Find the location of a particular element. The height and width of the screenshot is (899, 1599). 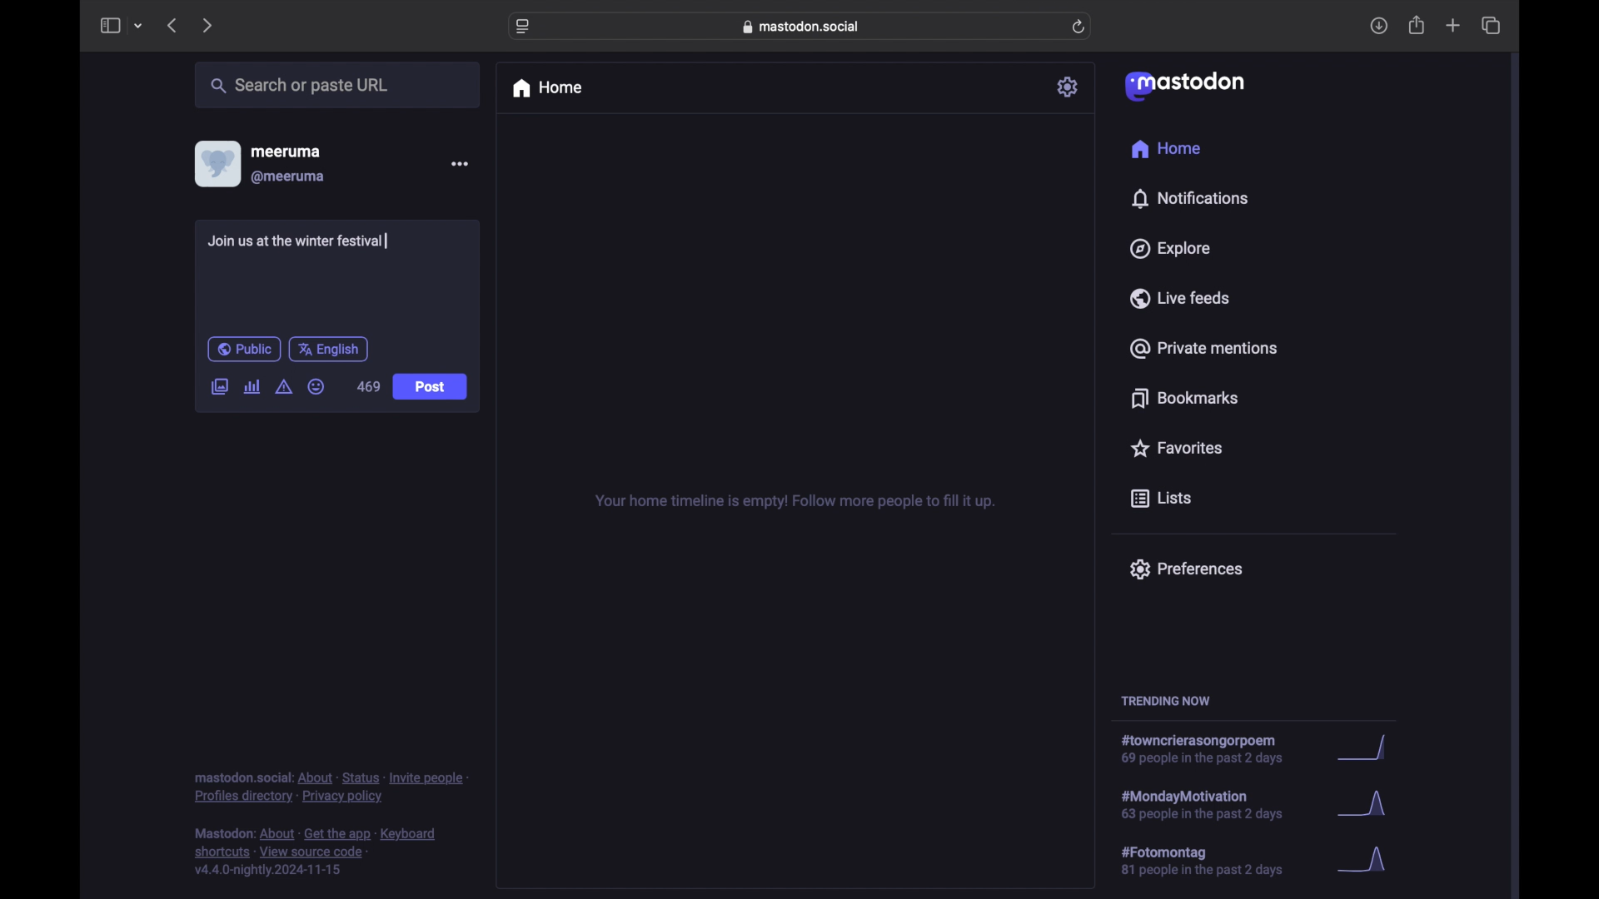

english is located at coordinates (329, 349).